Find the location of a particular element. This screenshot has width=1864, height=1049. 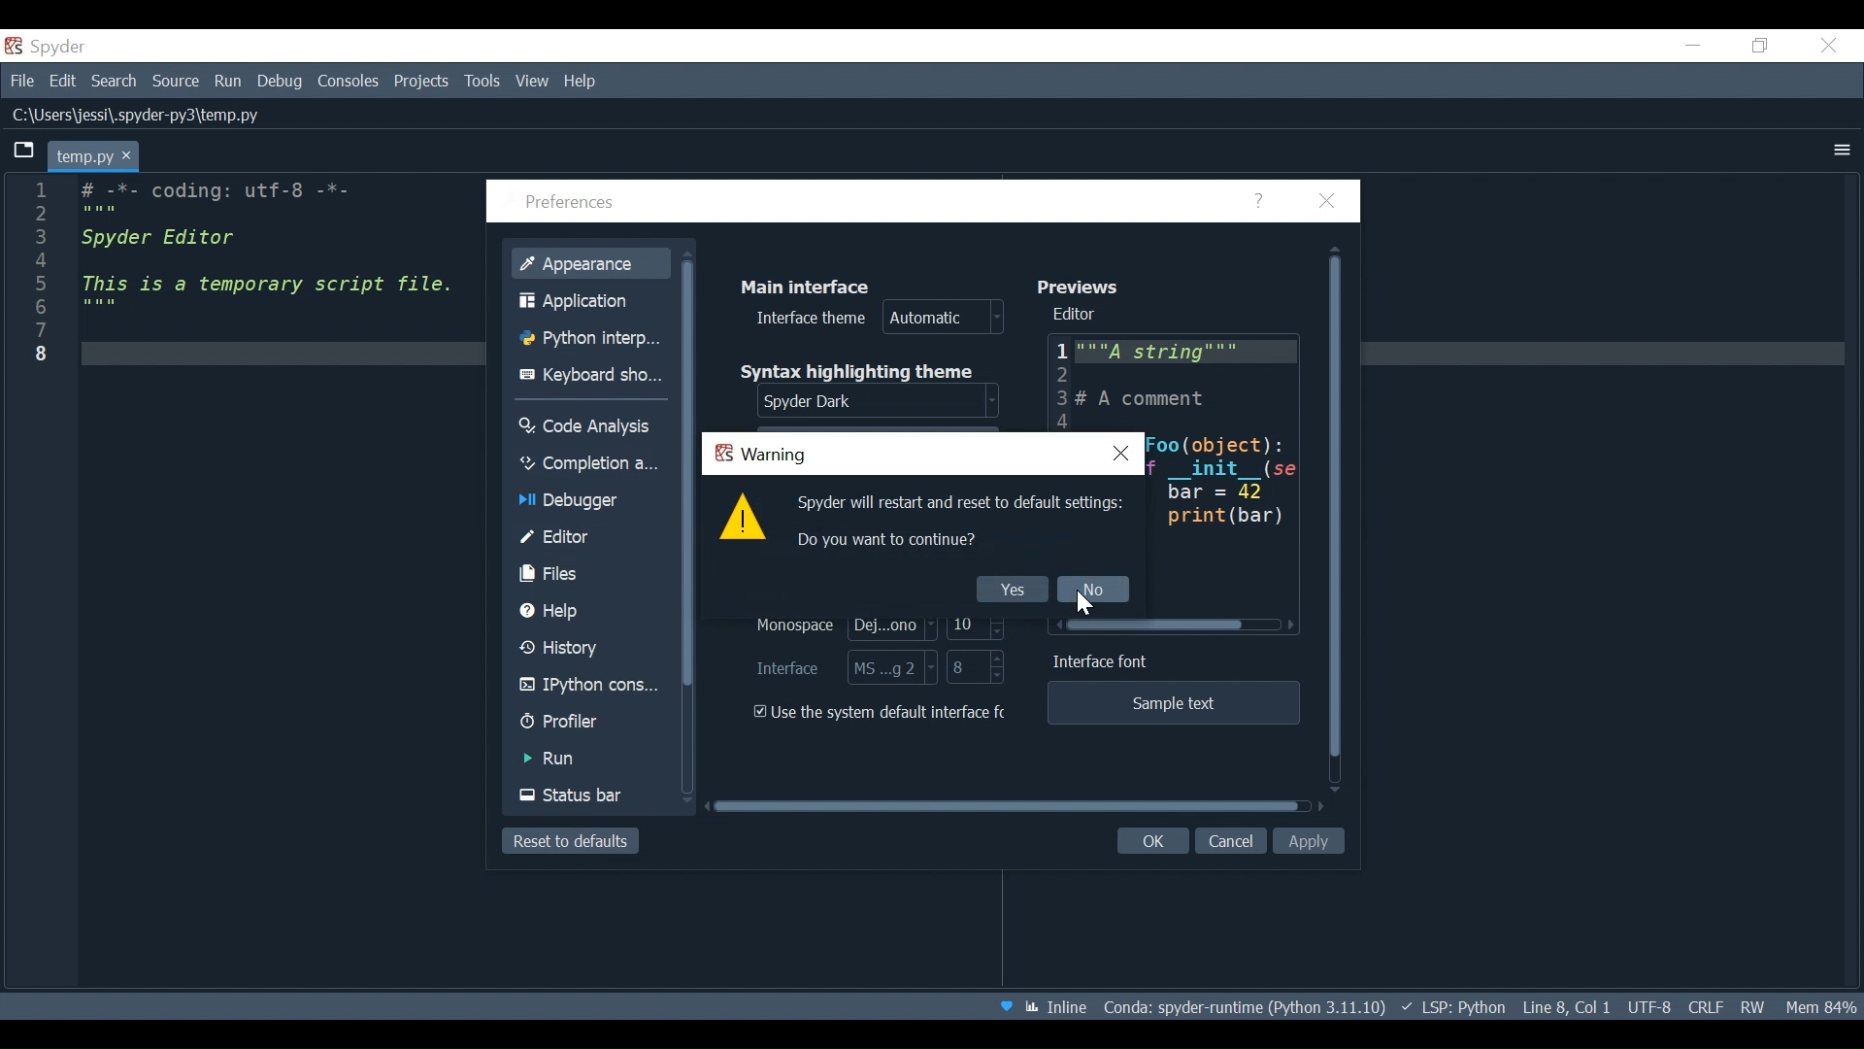

Run is located at coordinates (591, 759).